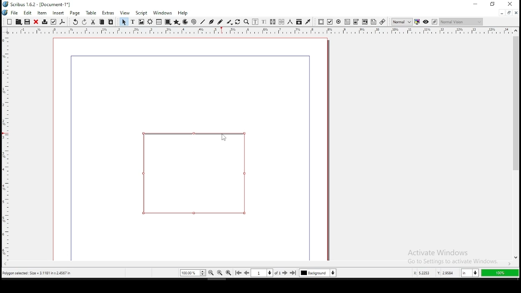  Describe the element at coordinates (5, 143) in the screenshot. I see `horizontal ruler` at that location.